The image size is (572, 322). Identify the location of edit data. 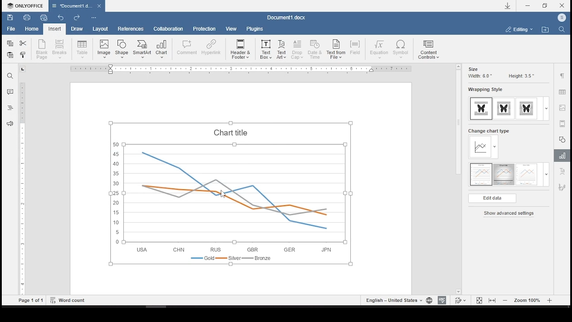
(492, 199).